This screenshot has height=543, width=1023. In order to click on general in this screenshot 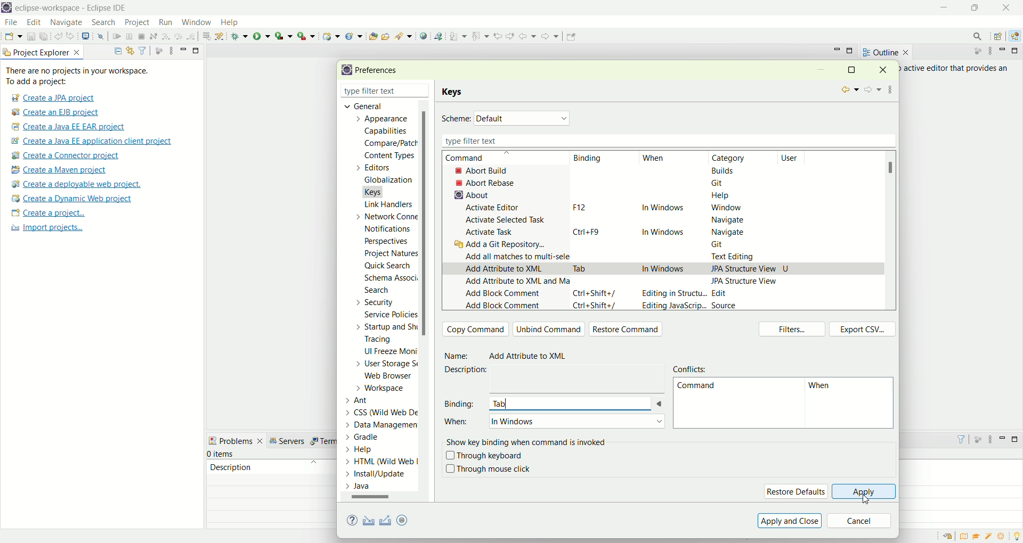, I will do `click(360, 105)`.